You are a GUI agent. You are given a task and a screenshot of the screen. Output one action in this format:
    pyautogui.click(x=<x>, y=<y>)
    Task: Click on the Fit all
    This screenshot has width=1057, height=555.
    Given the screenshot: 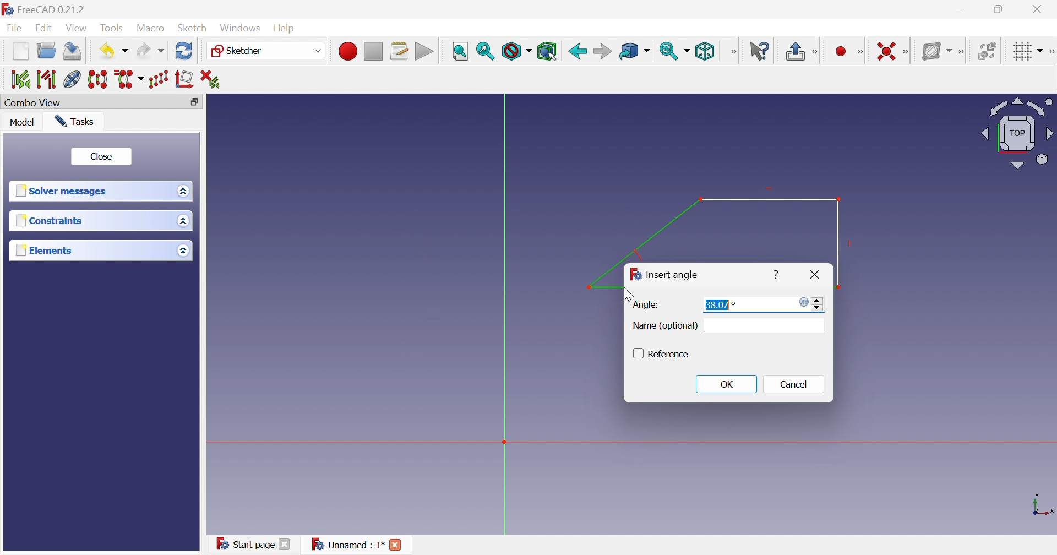 What is the action you would take?
    pyautogui.click(x=460, y=50)
    